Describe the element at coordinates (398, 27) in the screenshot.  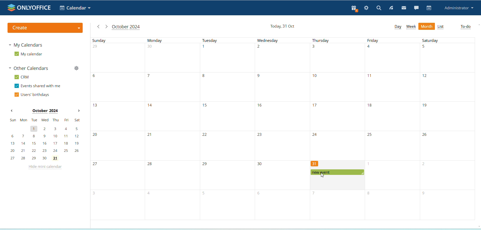
I see `day view` at that location.